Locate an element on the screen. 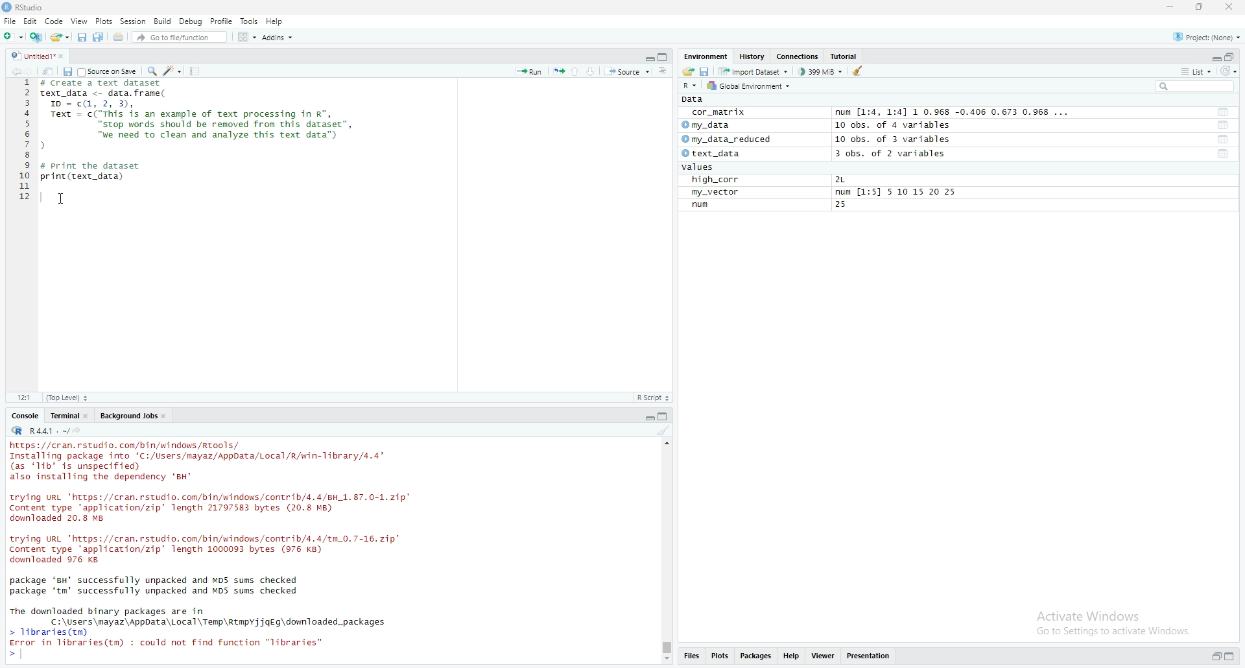 This screenshot has height=668, width=1245. Top level is located at coordinates (67, 397).